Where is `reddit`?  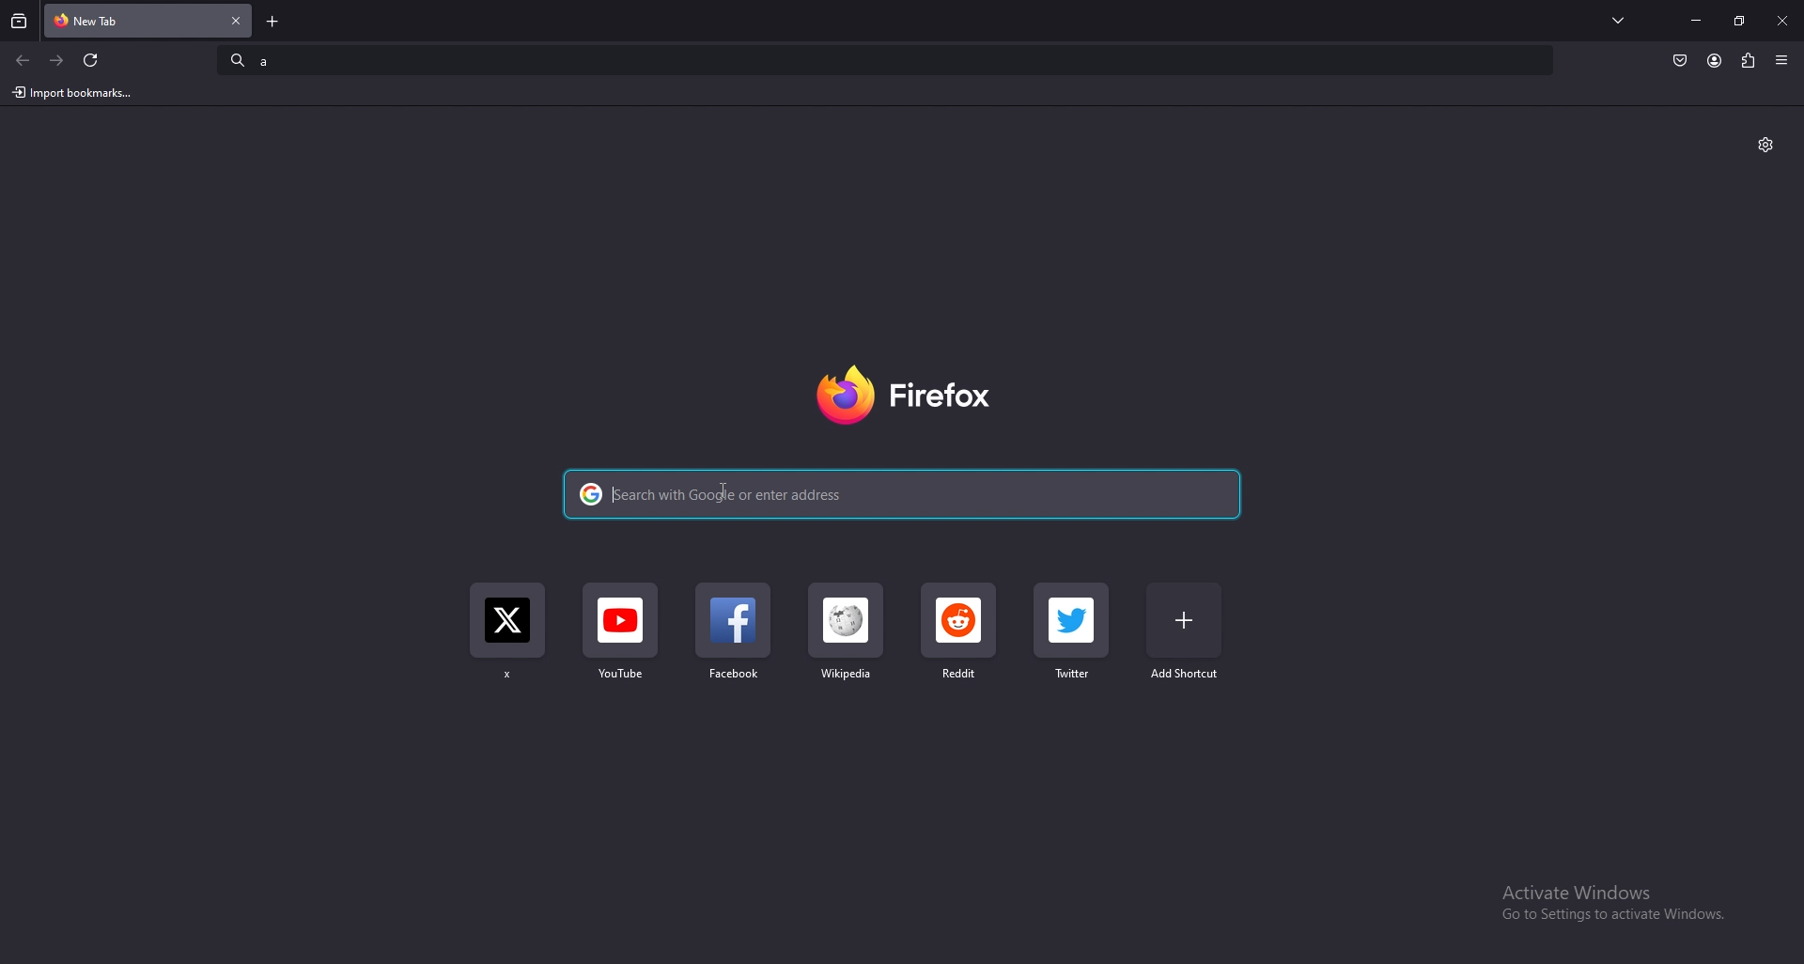
reddit is located at coordinates (959, 635).